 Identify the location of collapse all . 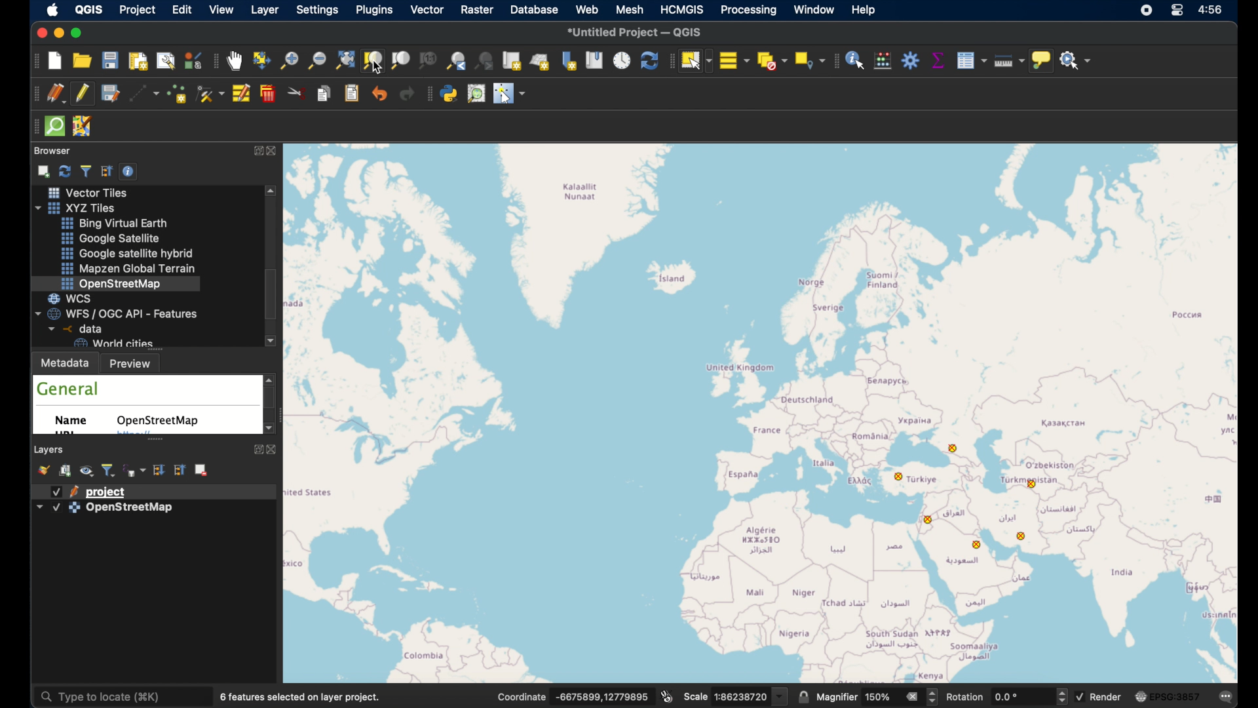
(107, 170).